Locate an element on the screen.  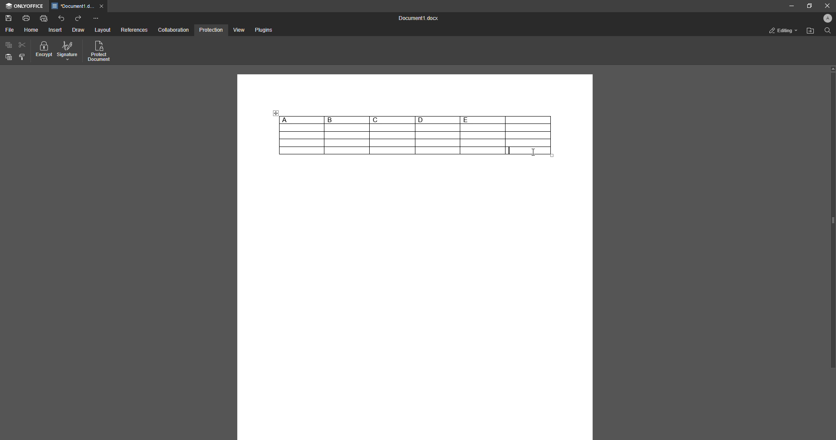
Tab 1 is located at coordinates (79, 7).